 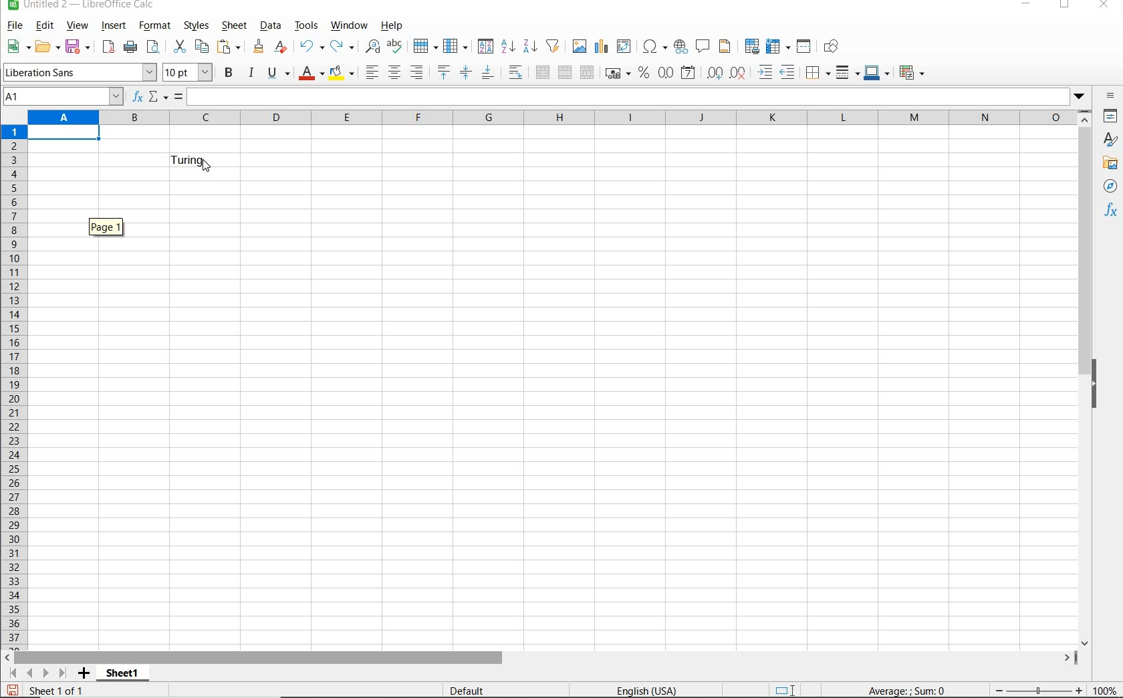 What do you see at coordinates (738, 73) in the screenshot?
I see `DELETE DECIMAL PLACE` at bounding box center [738, 73].